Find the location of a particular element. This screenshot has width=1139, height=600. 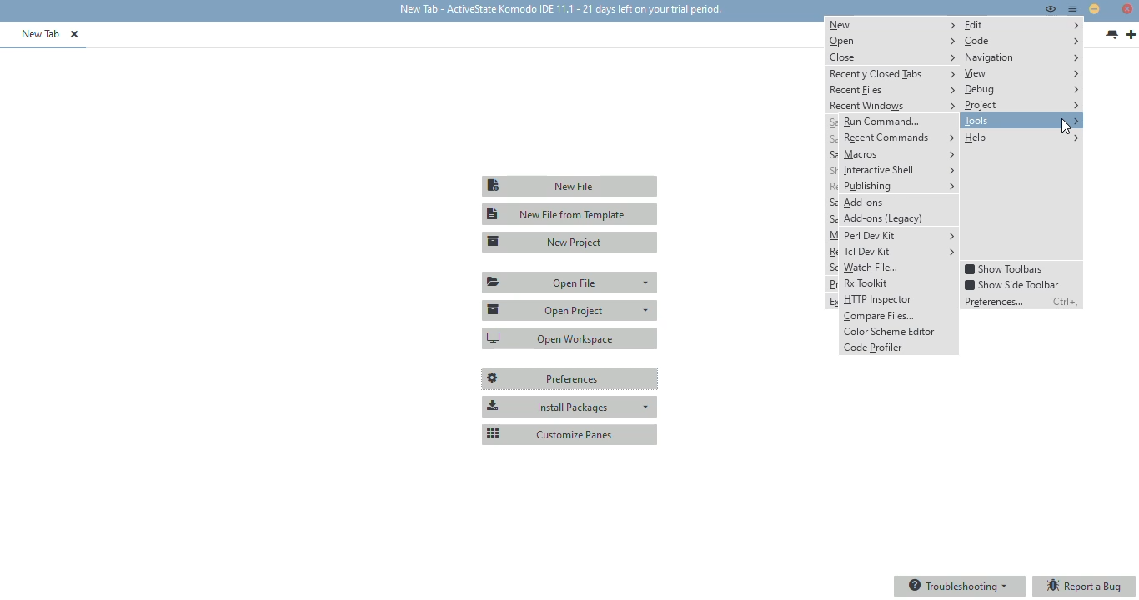

Close is located at coordinates (1126, 10).